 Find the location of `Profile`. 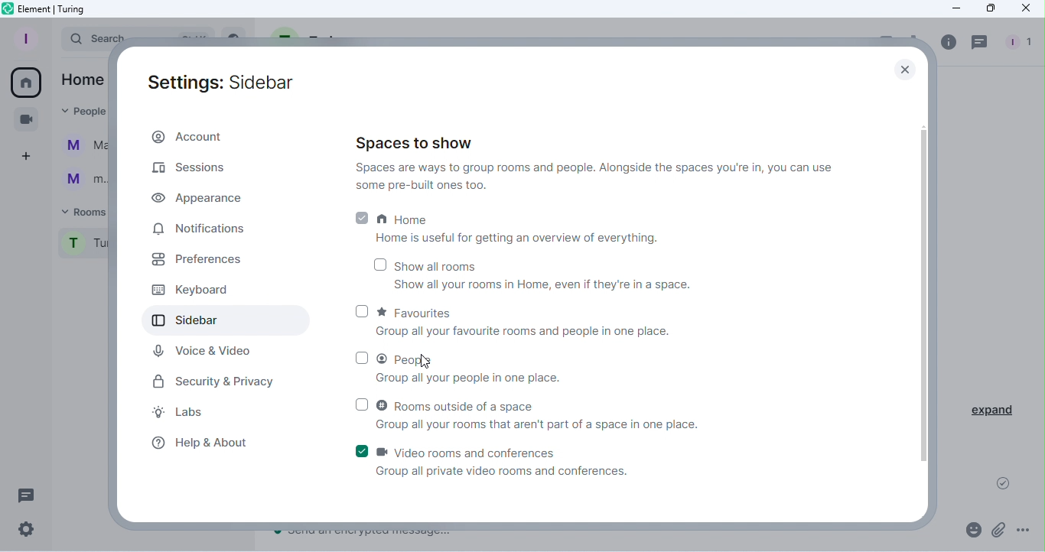

Profile is located at coordinates (26, 37).